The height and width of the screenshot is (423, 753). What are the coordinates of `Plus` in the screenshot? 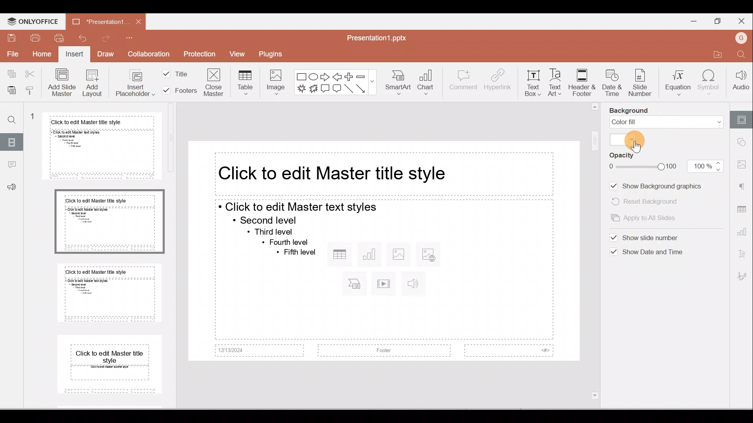 It's located at (349, 76).